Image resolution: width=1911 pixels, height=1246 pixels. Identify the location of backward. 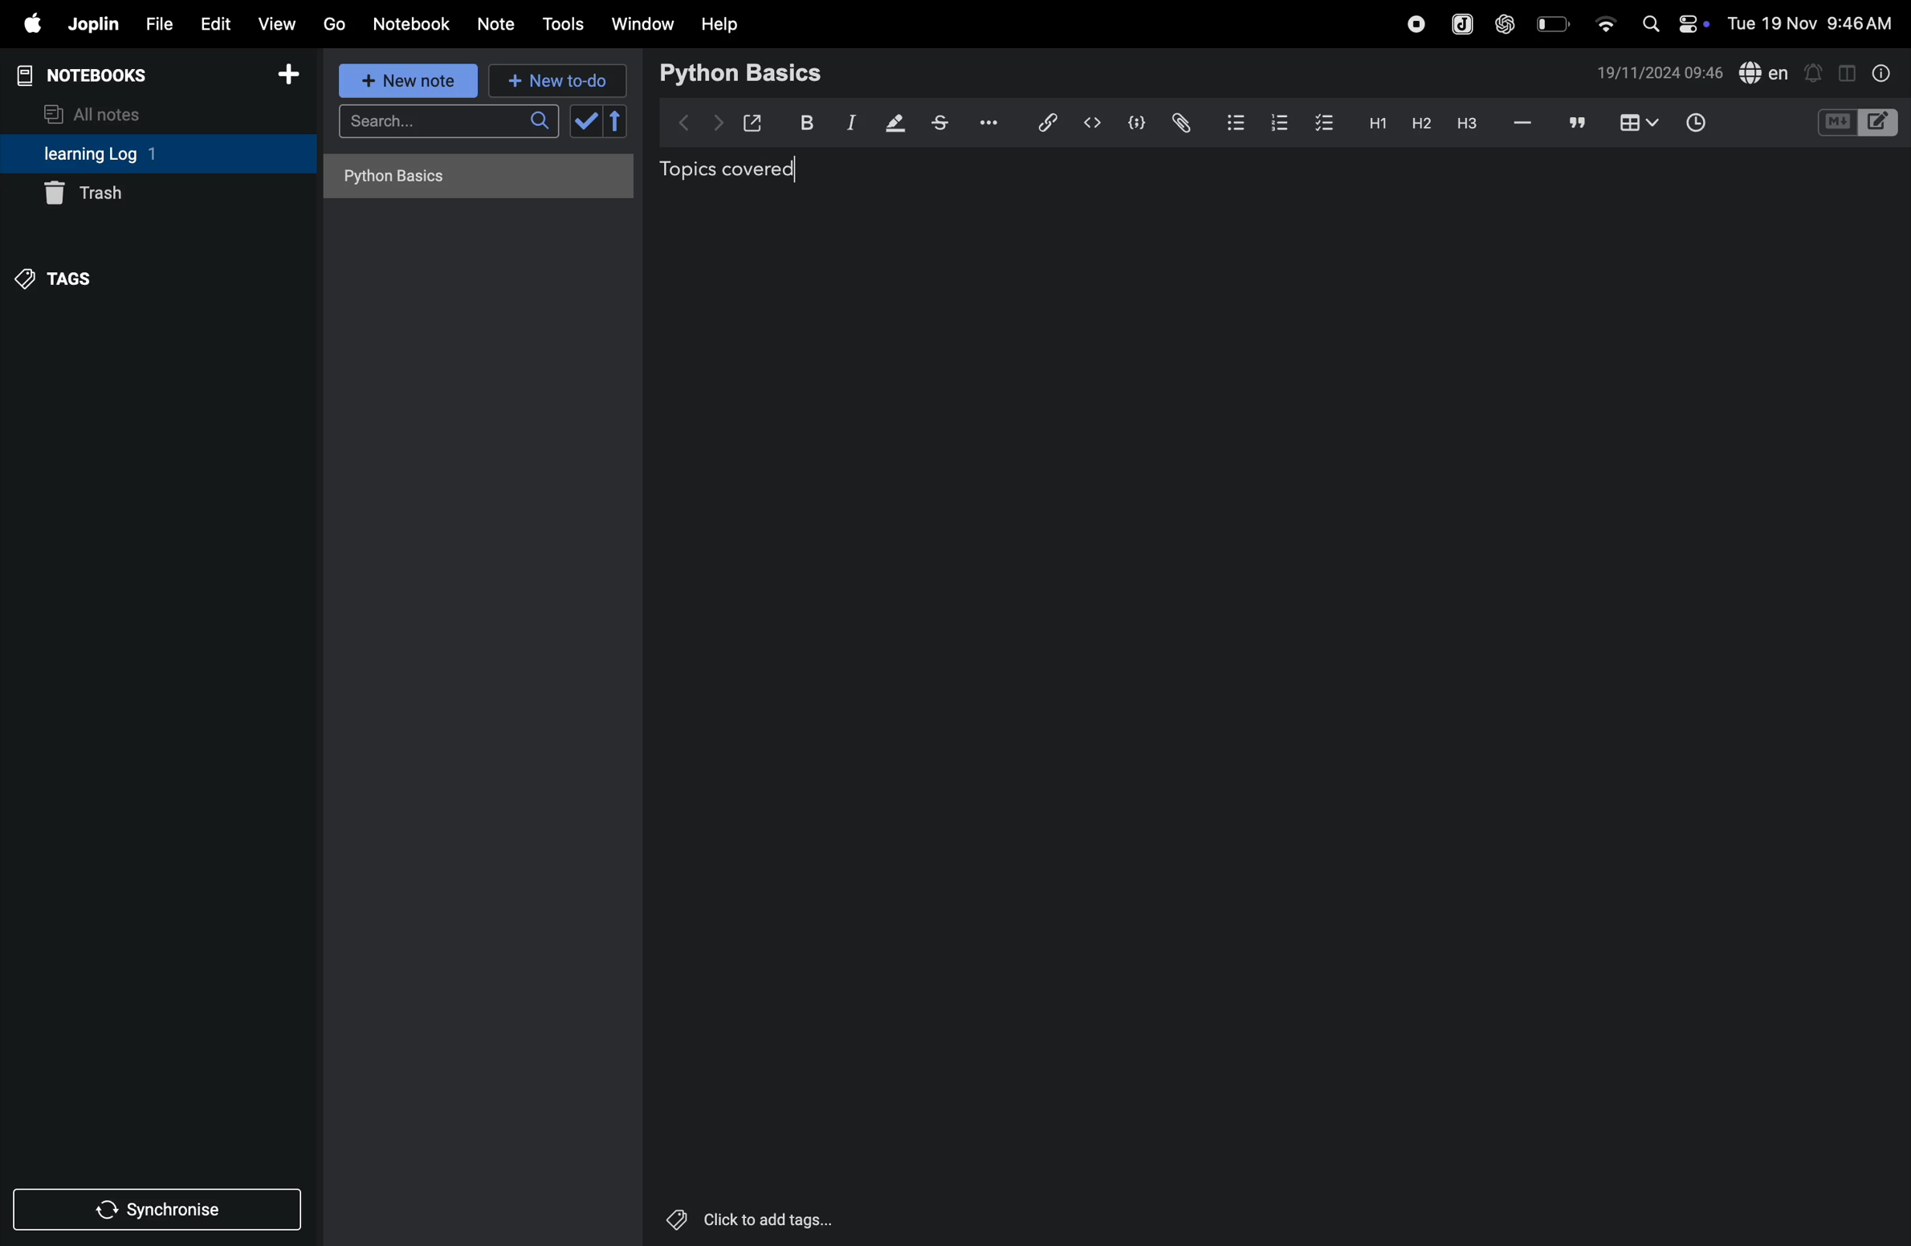
(685, 120).